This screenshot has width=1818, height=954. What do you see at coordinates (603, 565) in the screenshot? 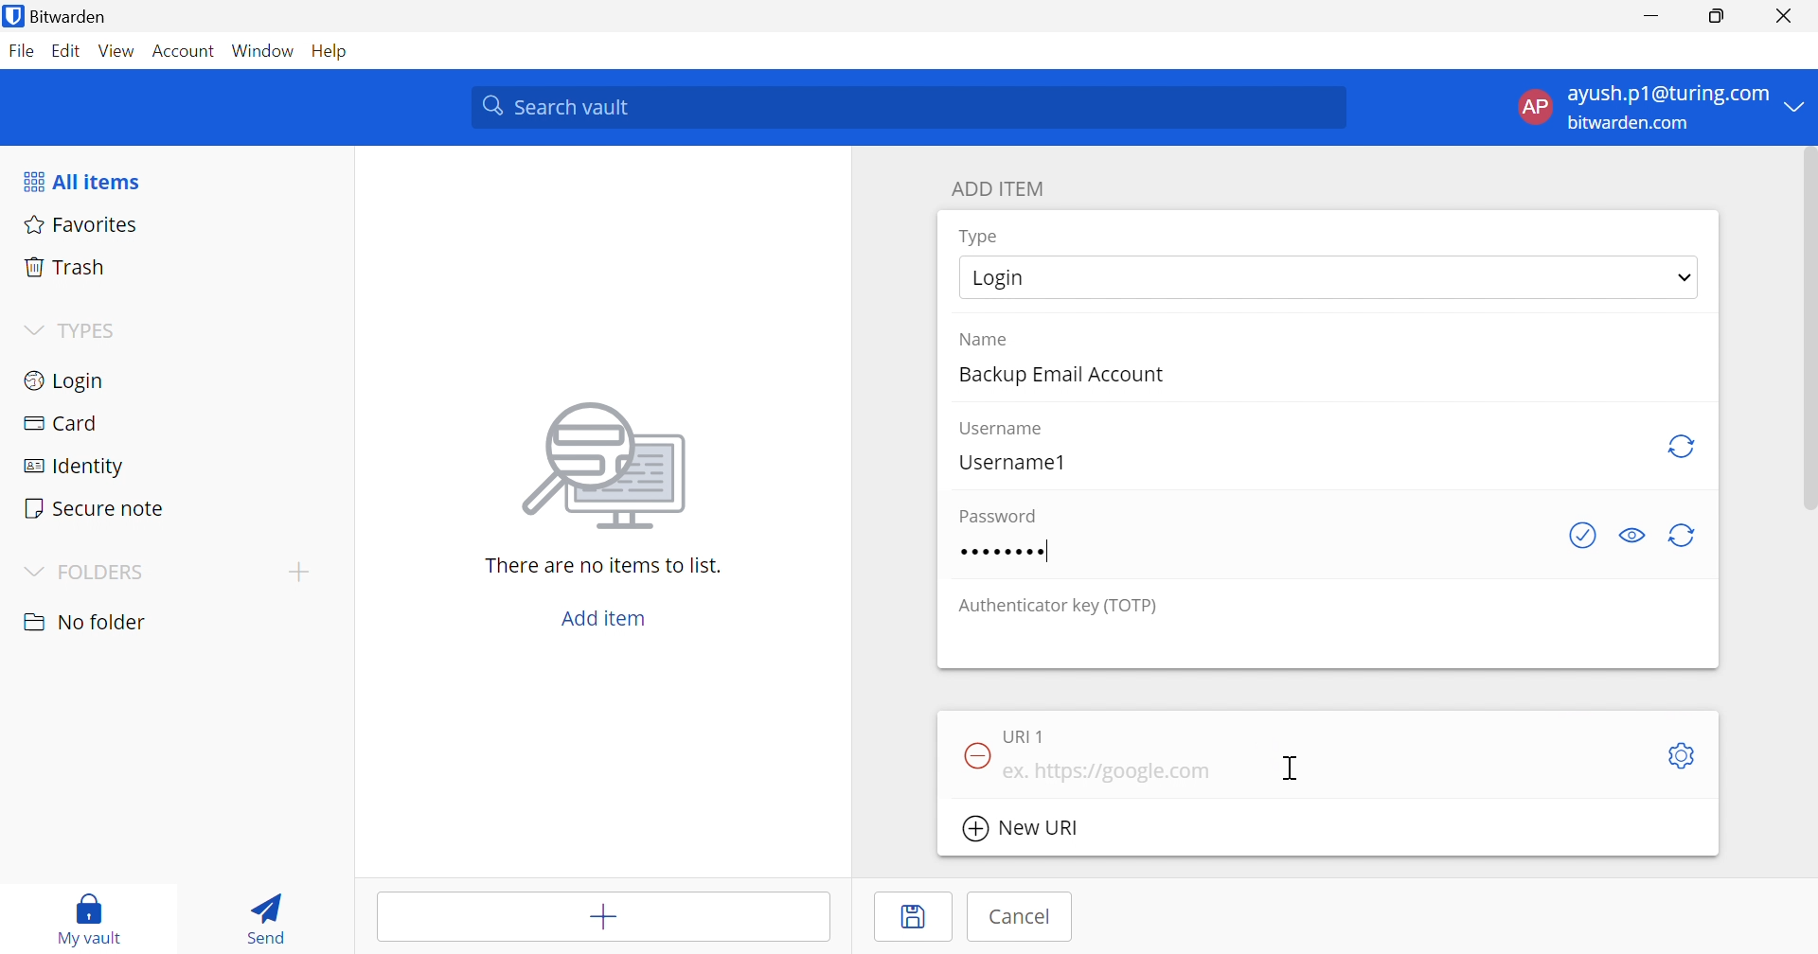
I see `There are no items to list.` at bounding box center [603, 565].